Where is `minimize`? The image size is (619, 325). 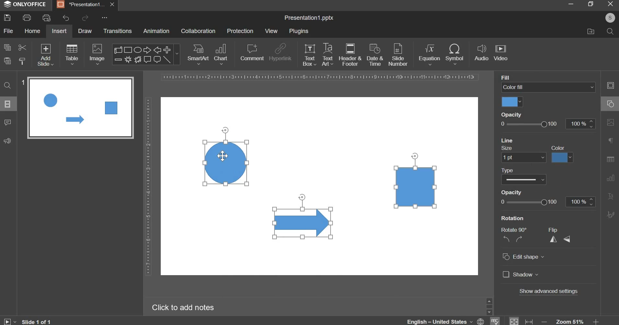
minimize is located at coordinates (570, 4).